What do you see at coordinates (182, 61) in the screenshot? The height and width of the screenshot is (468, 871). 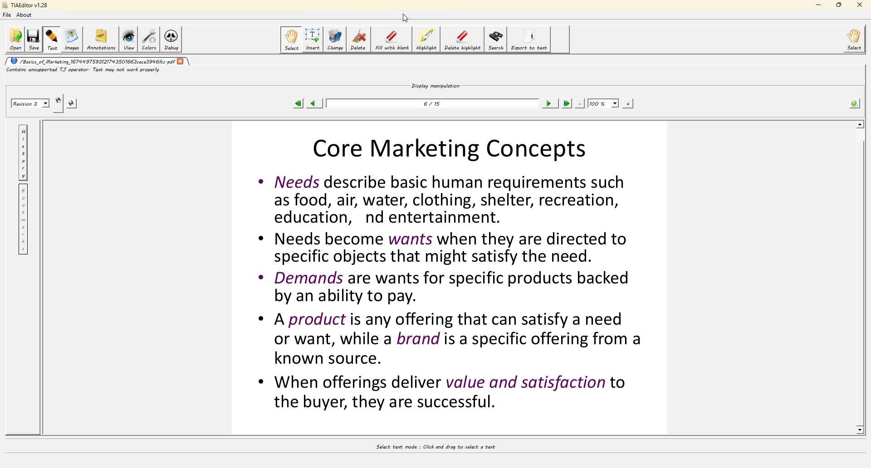 I see `close` at bounding box center [182, 61].